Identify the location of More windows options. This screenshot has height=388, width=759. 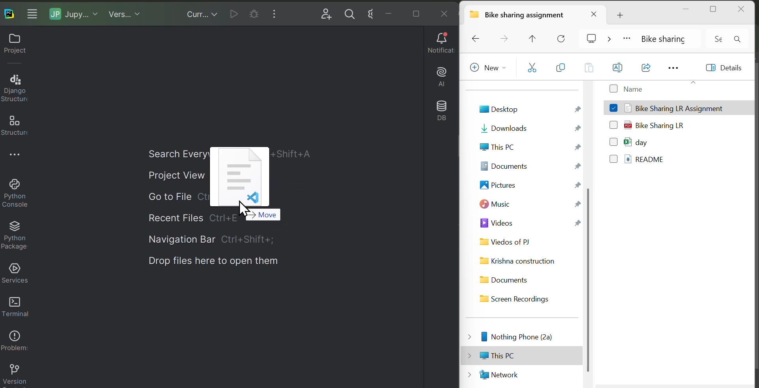
(278, 13).